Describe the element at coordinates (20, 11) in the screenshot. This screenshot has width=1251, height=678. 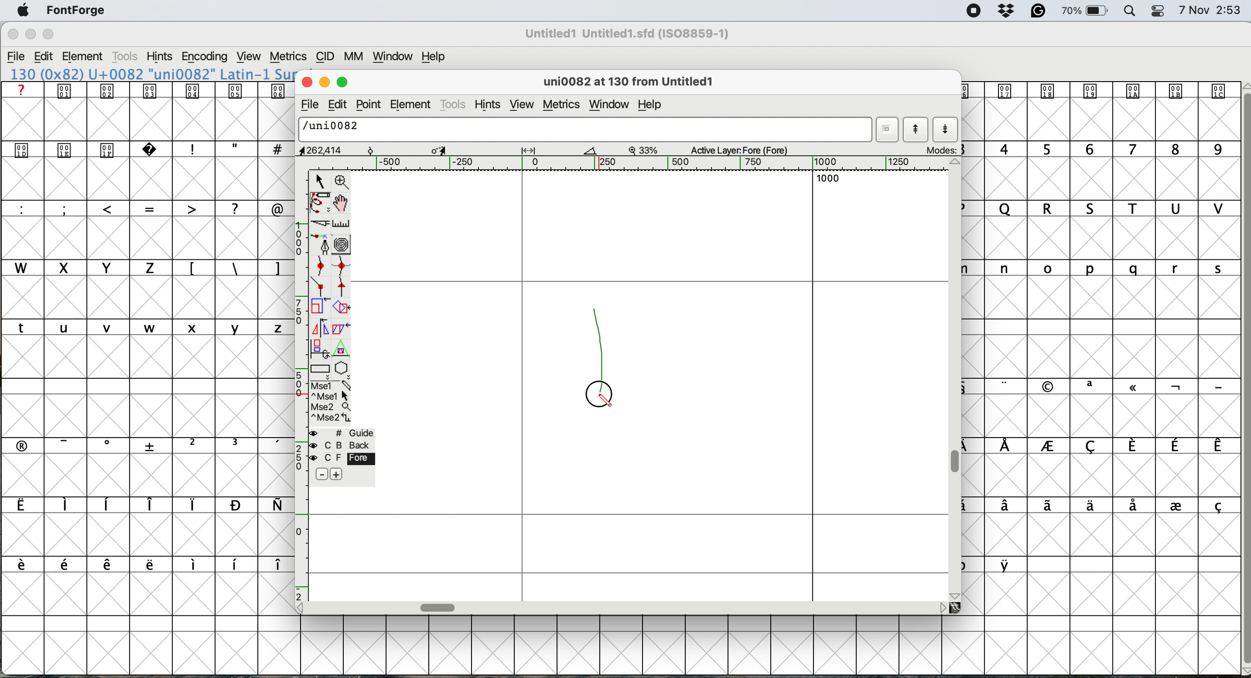
I see `system logo` at that location.